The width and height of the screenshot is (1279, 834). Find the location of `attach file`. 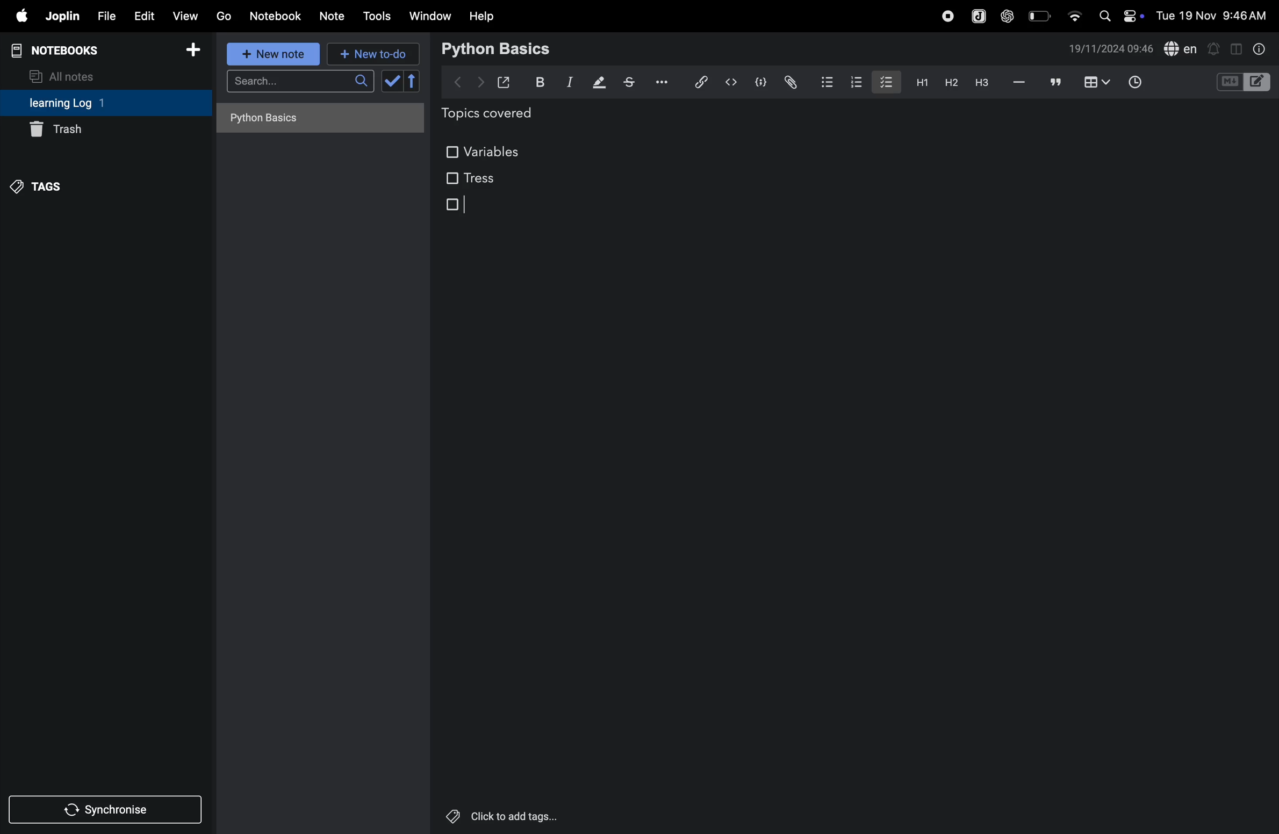

attach file is located at coordinates (789, 82).